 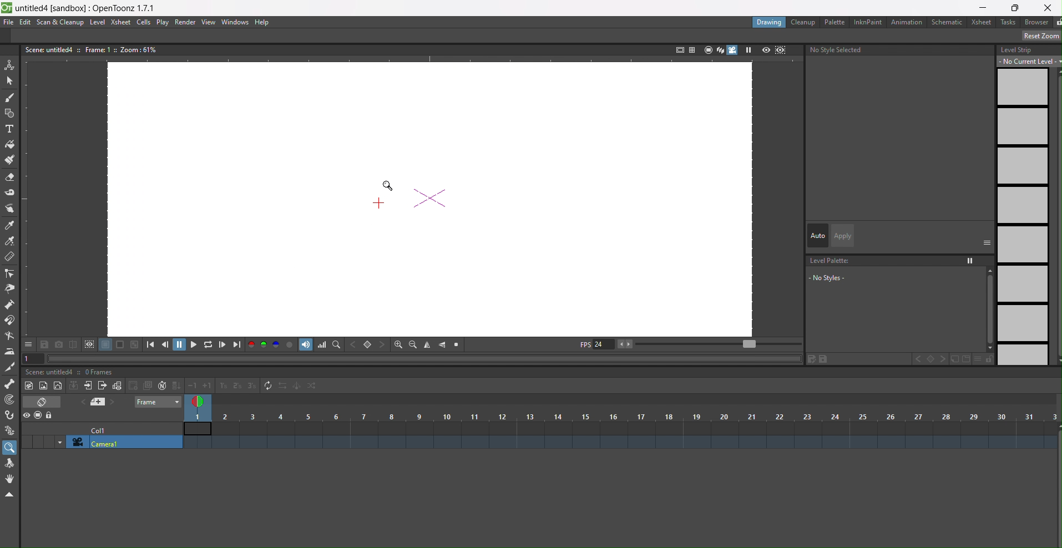 What do you see at coordinates (380, 203) in the screenshot?
I see `Cursor` at bounding box center [380, 203].